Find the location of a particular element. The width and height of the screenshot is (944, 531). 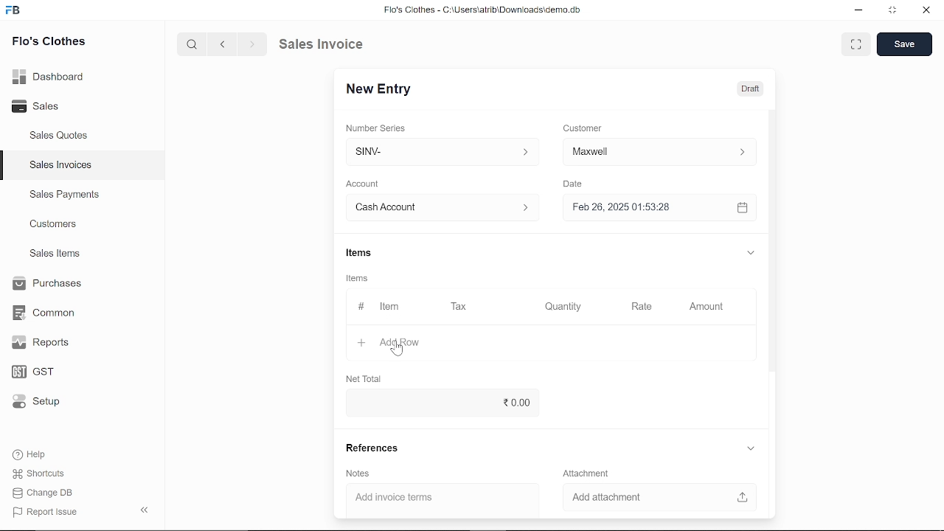

Account is located at coordinates (367, 184).